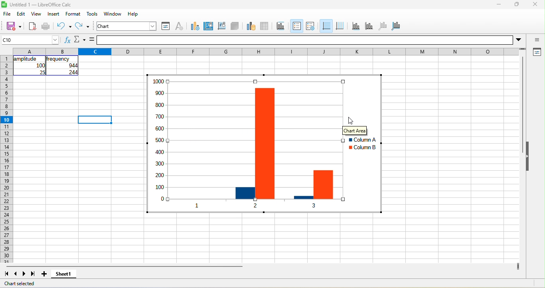 The image size is (545, 288). I want to click on chart wall, so click(221, 25).